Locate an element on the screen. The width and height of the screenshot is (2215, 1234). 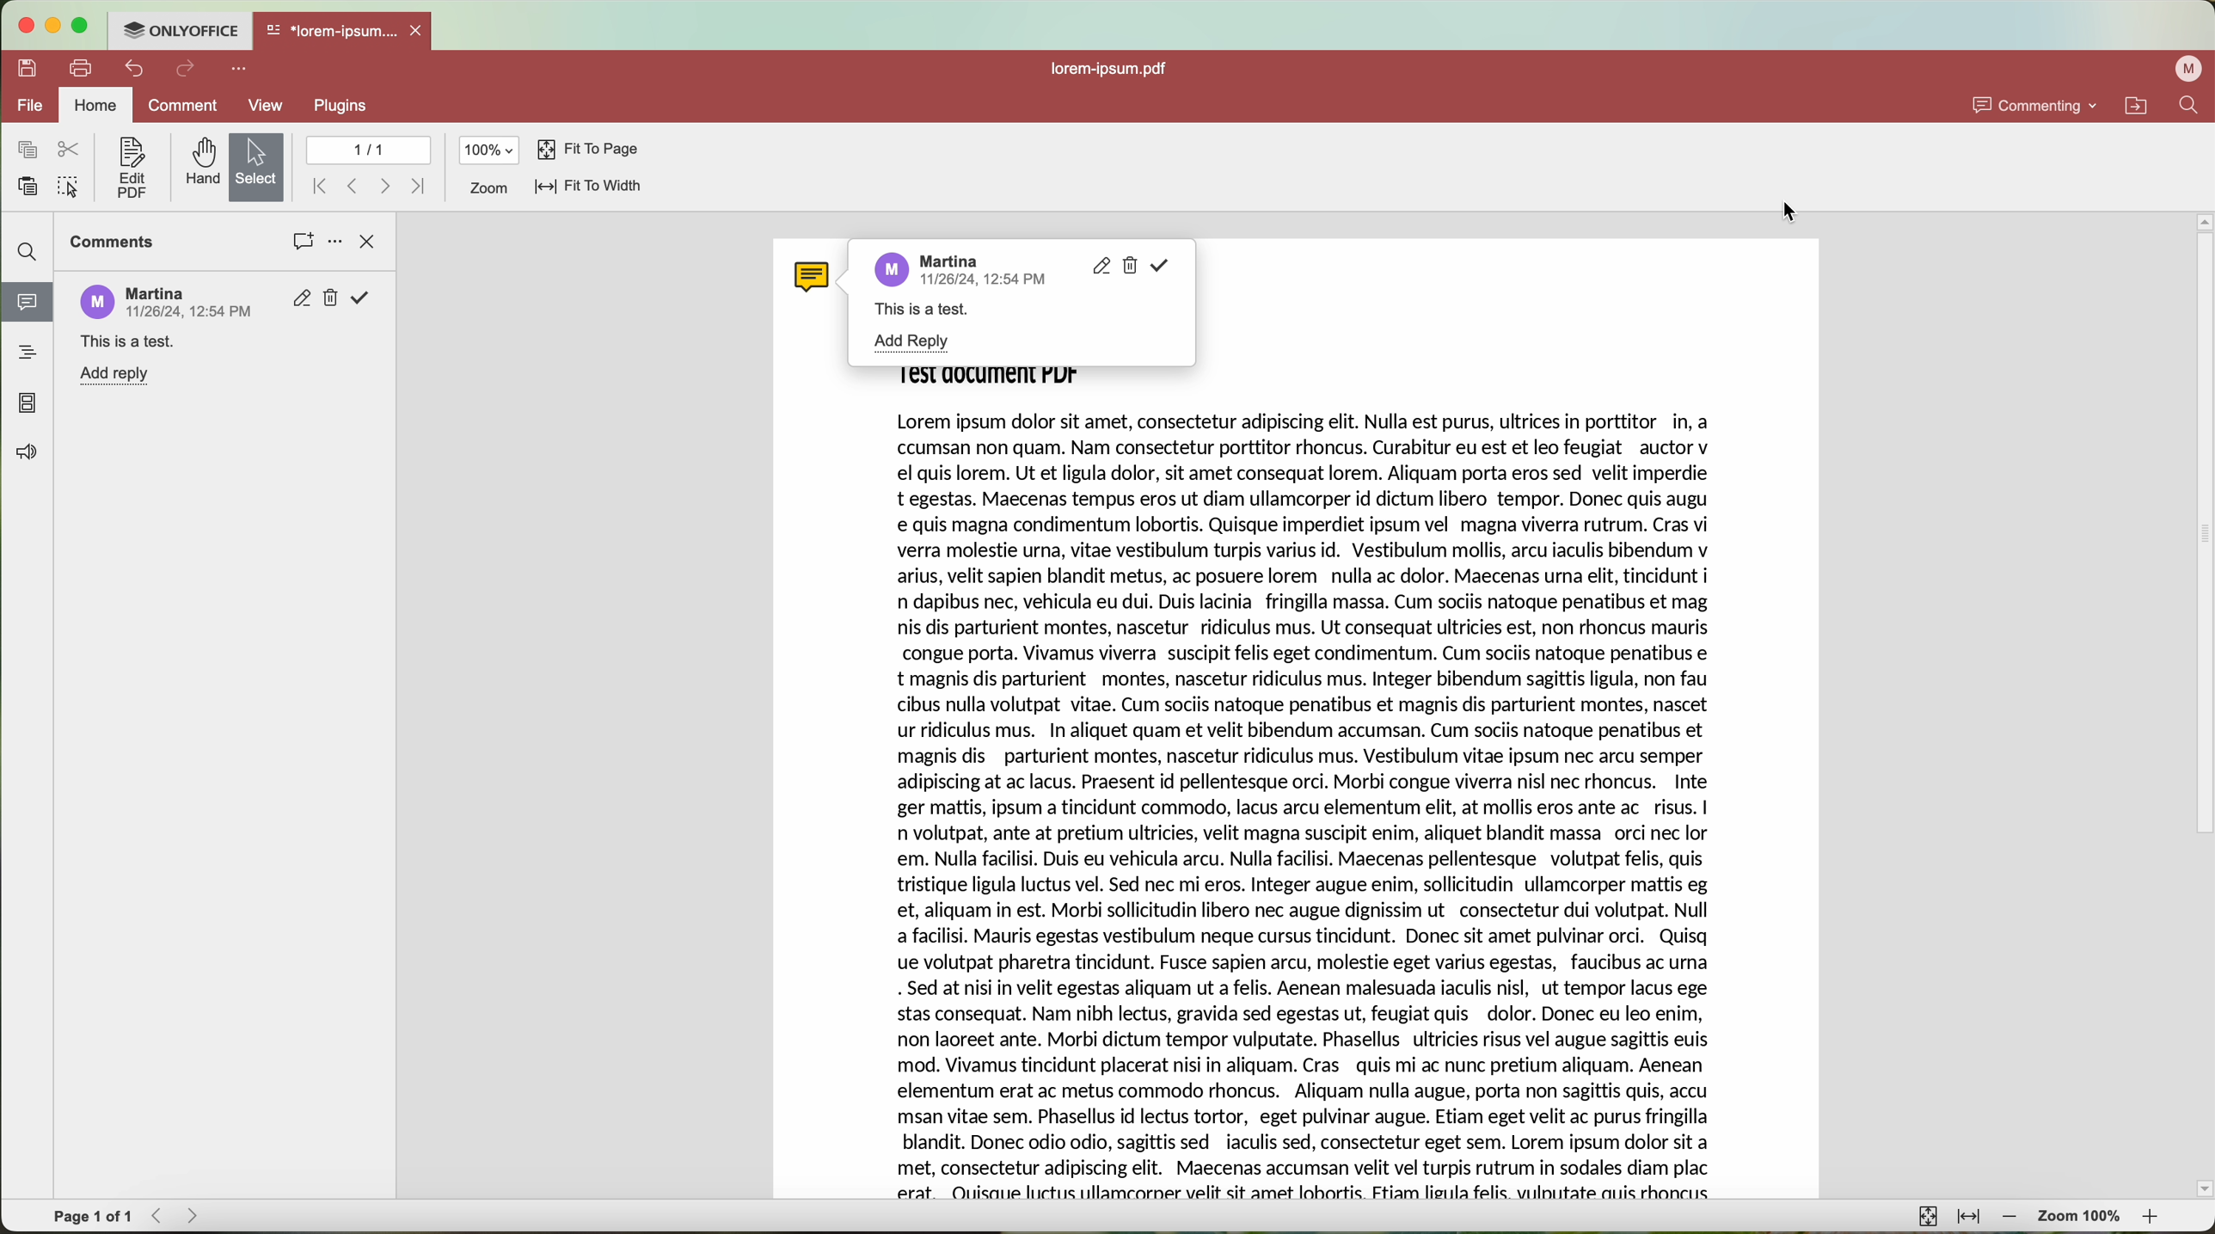
fit to page is located at coordinates (1928, 1217).